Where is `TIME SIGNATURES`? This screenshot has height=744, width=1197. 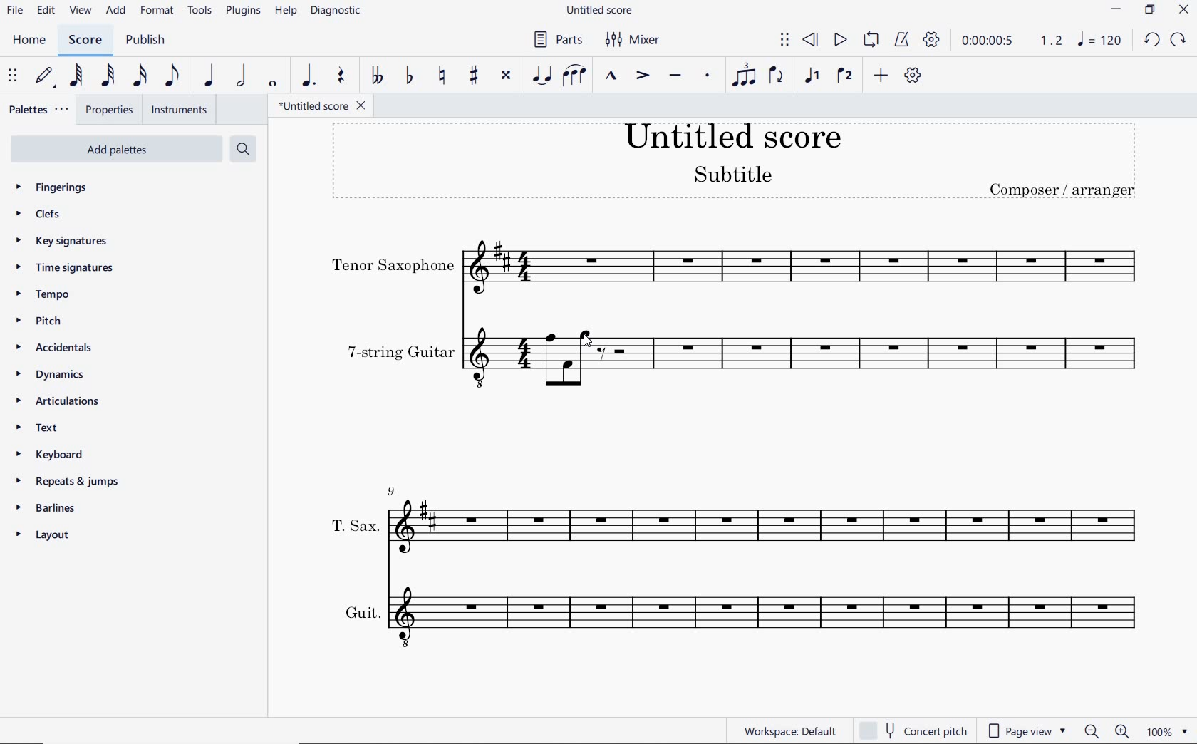 TIME SIGNATURES is located at coordinates (72, 269).